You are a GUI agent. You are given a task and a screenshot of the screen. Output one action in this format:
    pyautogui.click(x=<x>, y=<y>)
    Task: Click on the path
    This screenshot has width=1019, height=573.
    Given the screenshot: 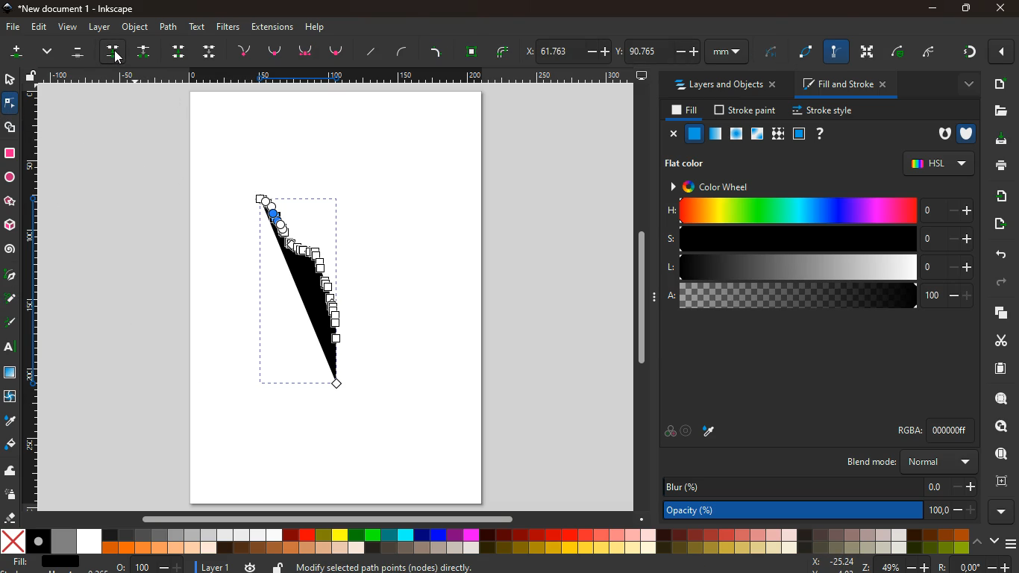 What is the action you would take?
    pyautogui.click(x=170, y=26)
    